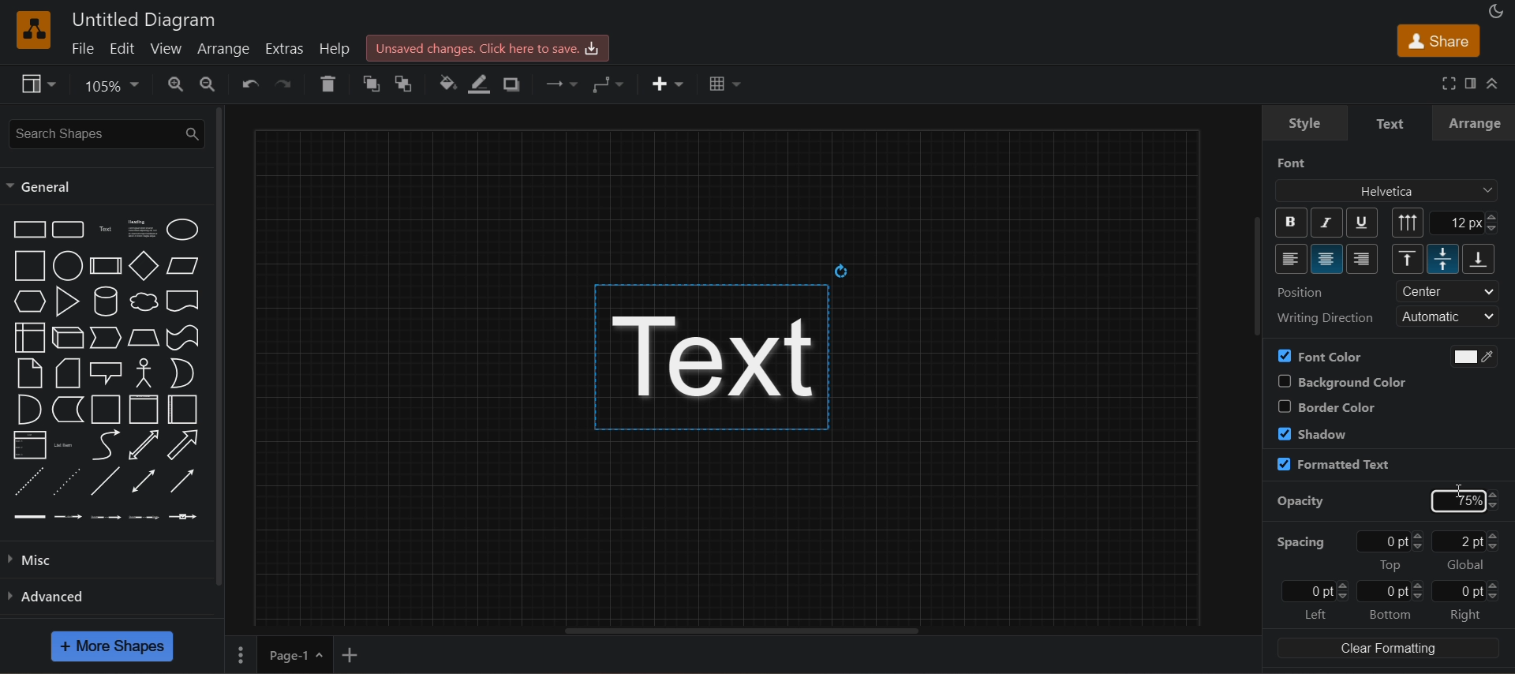  I want to click on shadow, so click(1313, 432).